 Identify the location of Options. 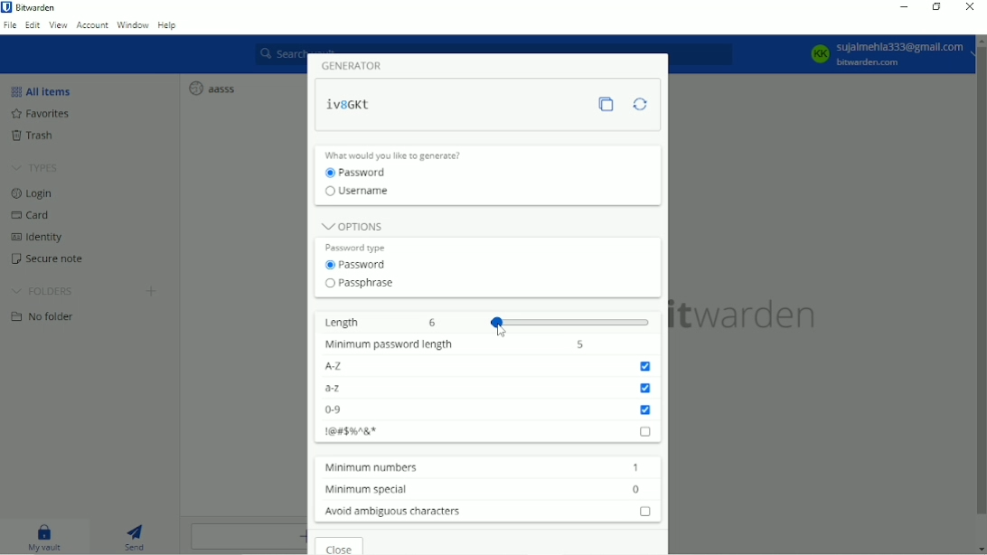
(352, 224).